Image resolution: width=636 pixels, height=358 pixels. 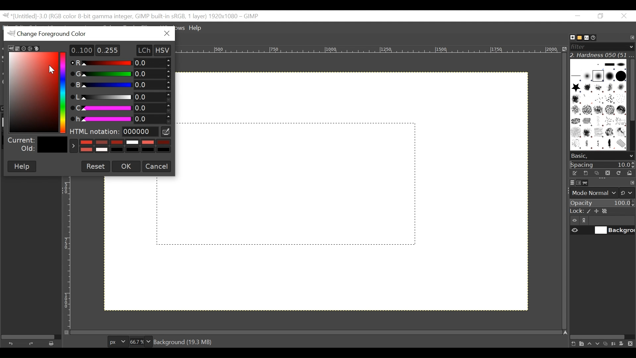 What do you see at coordinates (602, 16) in the screenshot?
I see `Restore` at bounding box center [602, 16].